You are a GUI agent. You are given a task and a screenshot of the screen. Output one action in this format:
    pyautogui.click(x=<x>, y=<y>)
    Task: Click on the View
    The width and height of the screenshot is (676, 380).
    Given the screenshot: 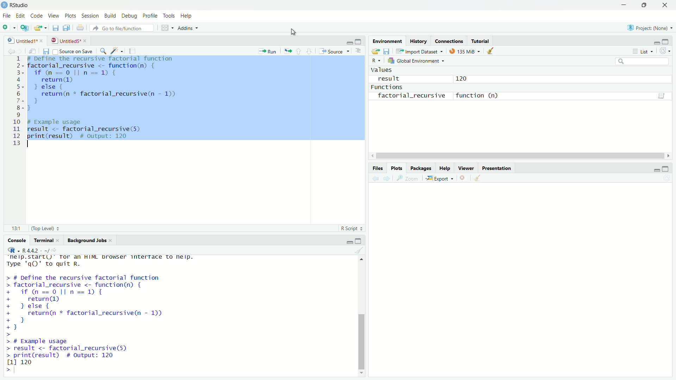 What is the action you would take?
    pyautogui.click(x=53, y=15)
    